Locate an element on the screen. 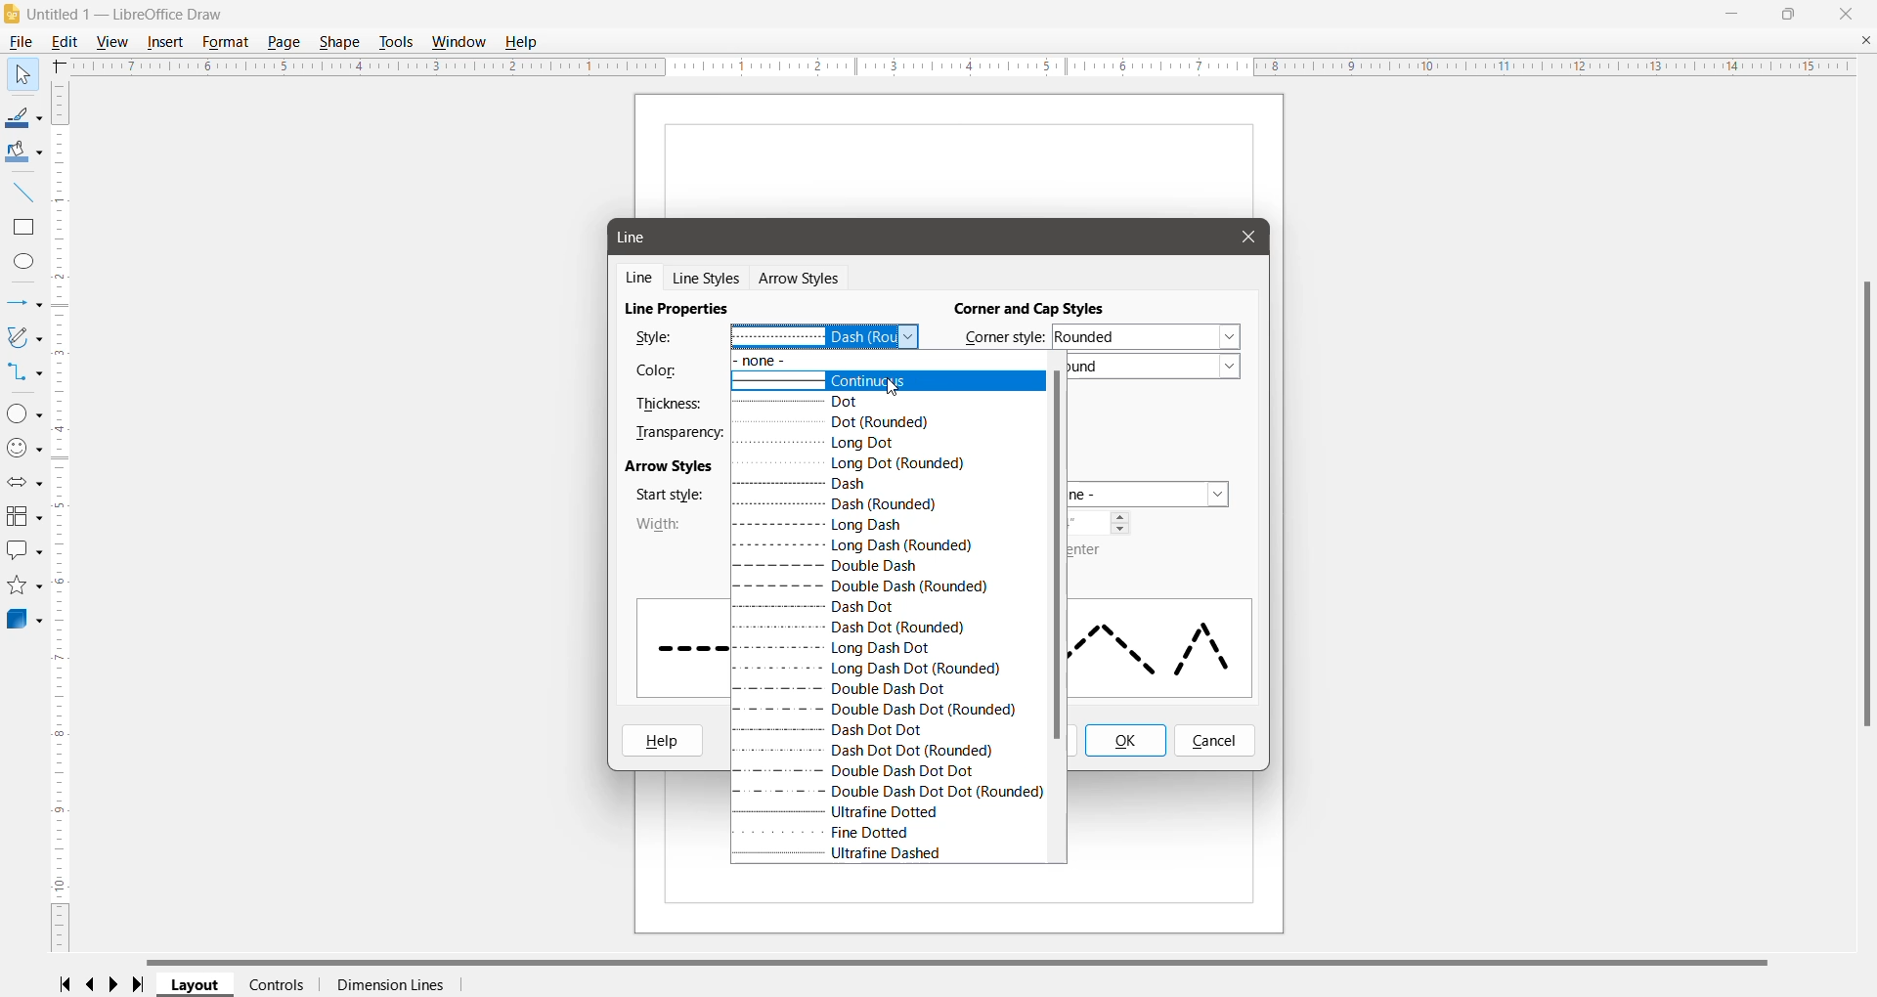  Line is located at coordinates (640, 279).